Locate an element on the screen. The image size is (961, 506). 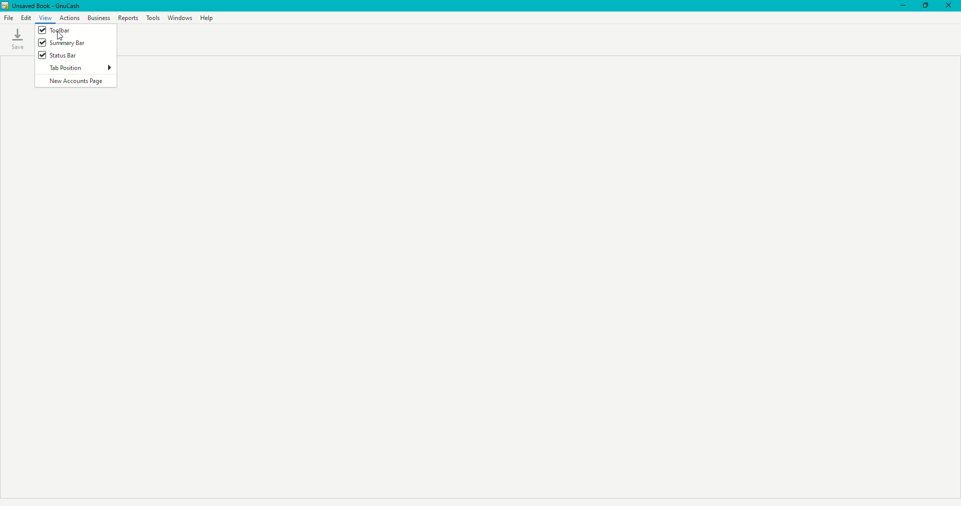
Help is located at coordinates (208, 18).